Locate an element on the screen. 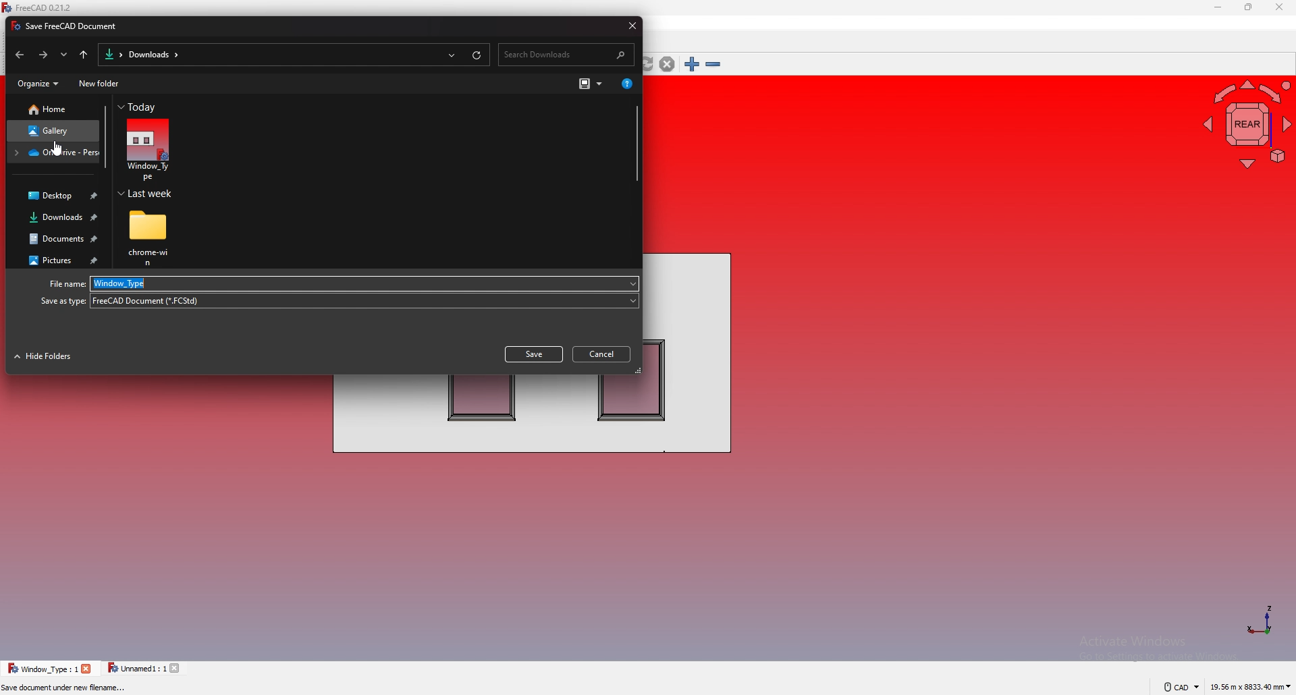 The width and height of the screenshot is (1296, 695). scroll bar is located at coordinates (635, 144).